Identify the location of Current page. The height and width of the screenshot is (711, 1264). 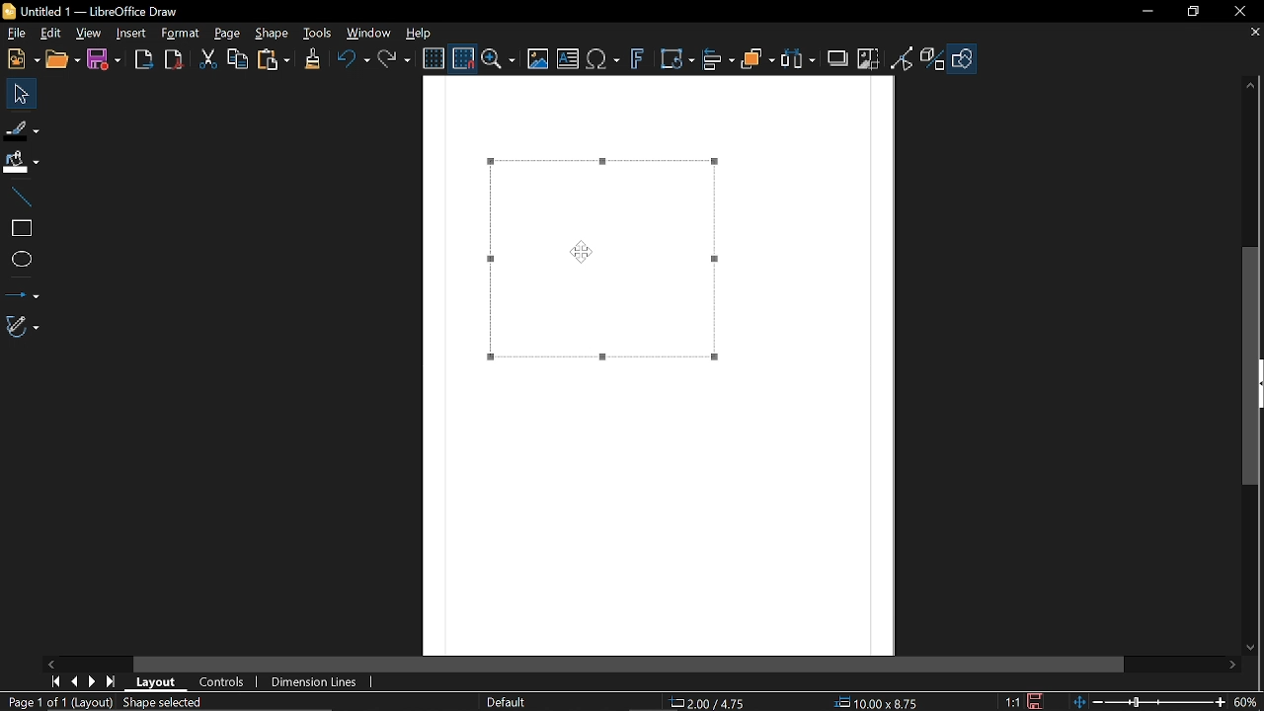
(57, 702).